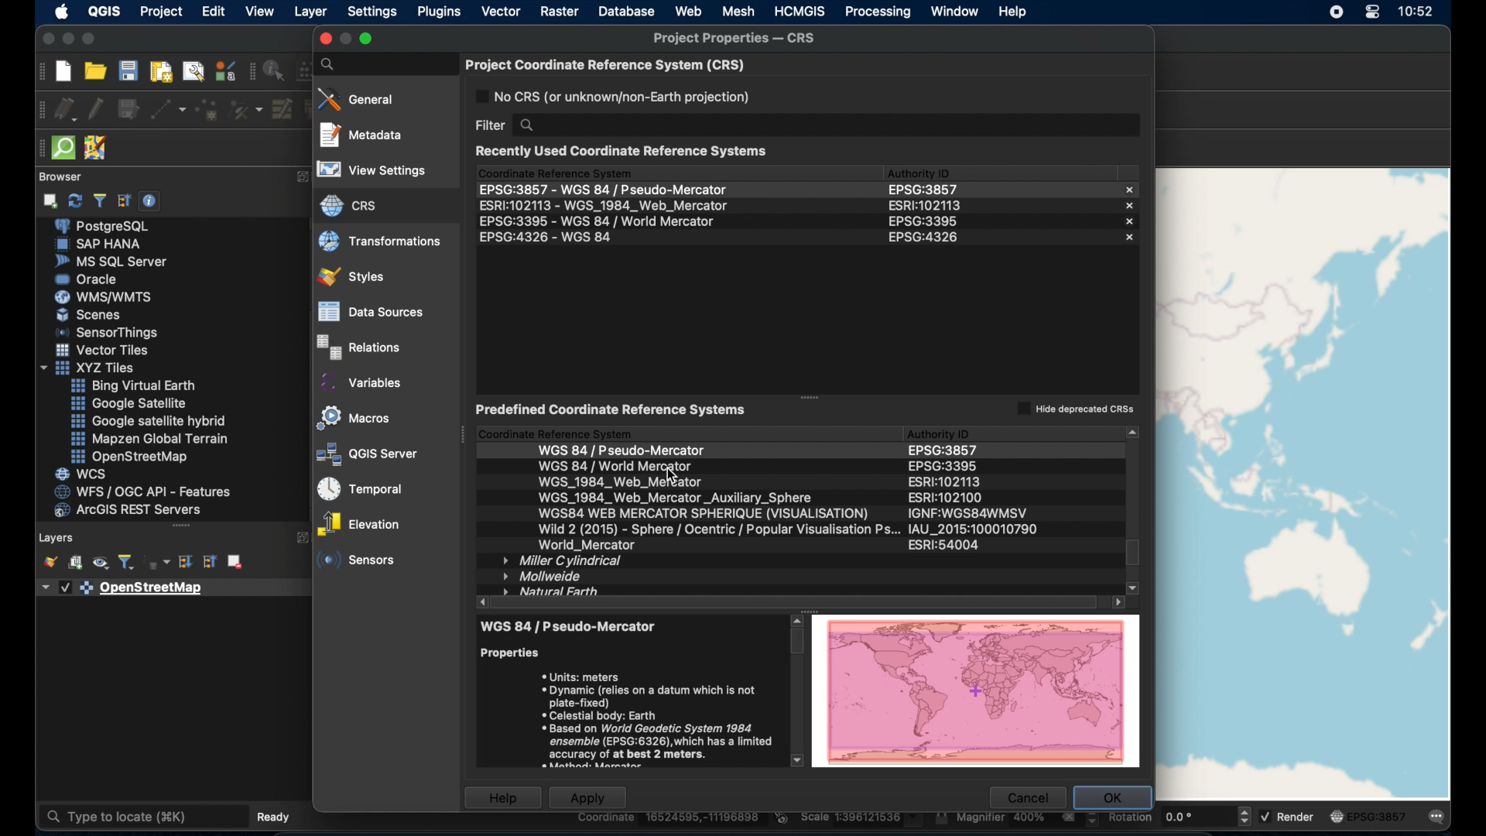 This screenshot has height=836, width=1486. Describe the element at coordinates (564, 560) in the screenshot. I see `miller cylindrical` at that location.